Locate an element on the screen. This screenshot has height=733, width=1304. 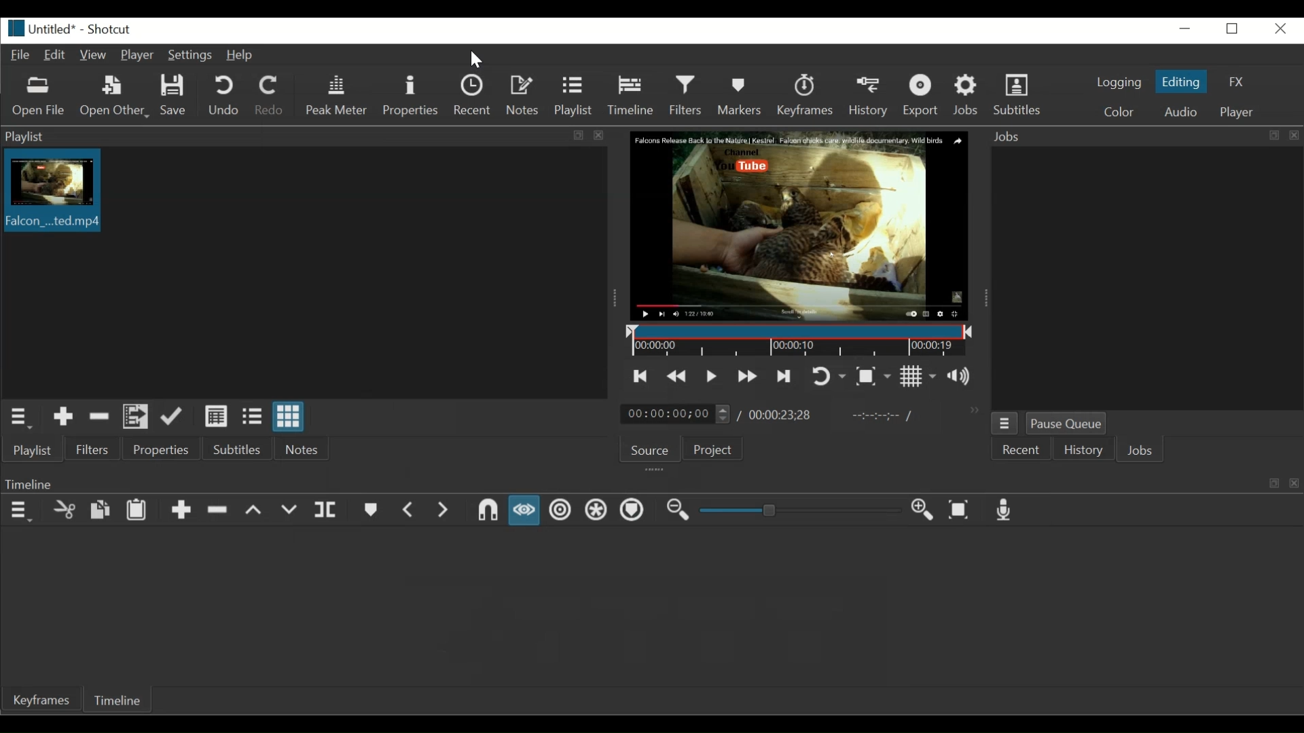
Source is located at coordinates (650, 449).